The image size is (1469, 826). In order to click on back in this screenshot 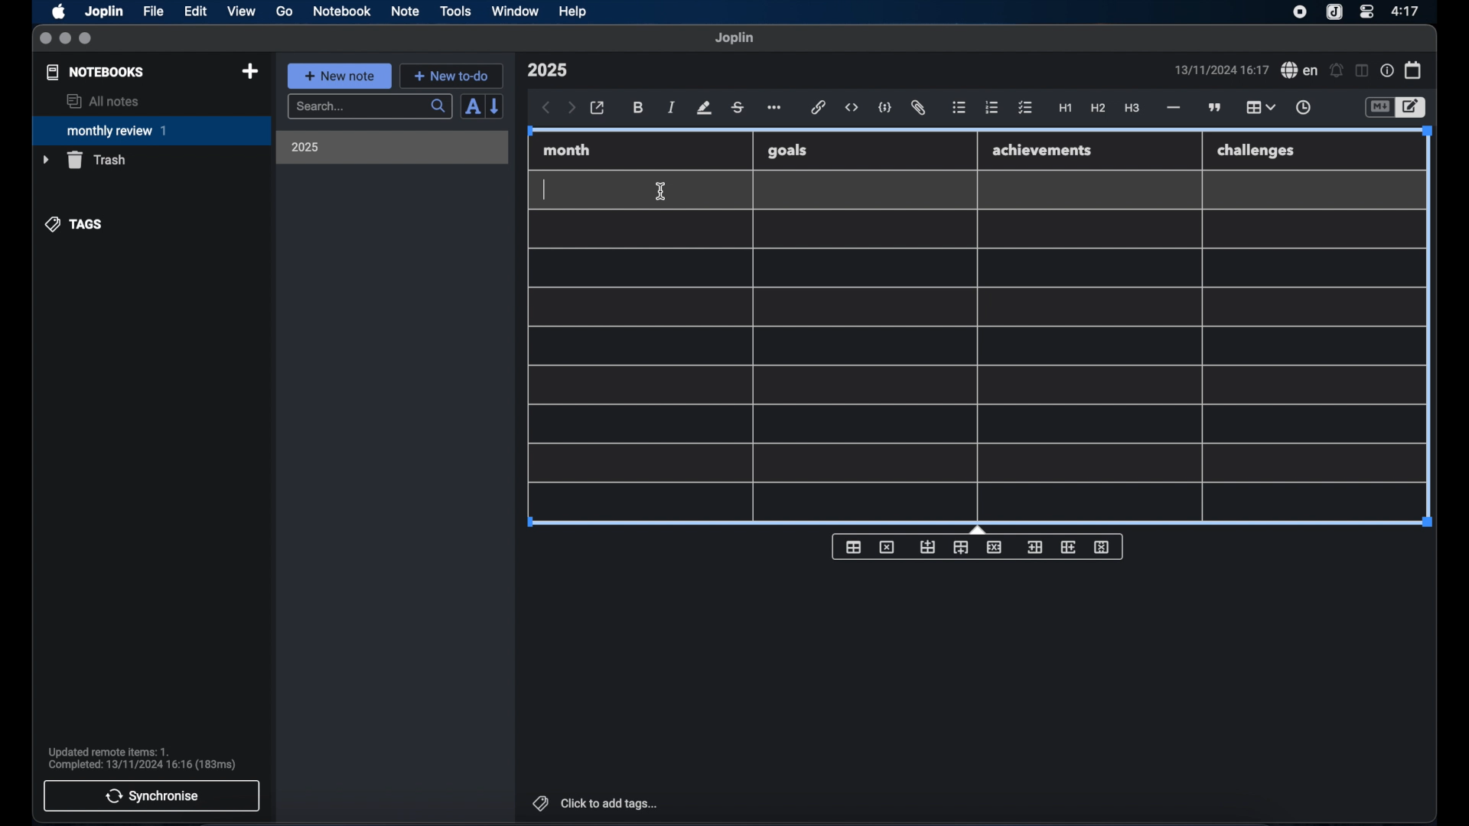, I will do `click(546, 108)`.